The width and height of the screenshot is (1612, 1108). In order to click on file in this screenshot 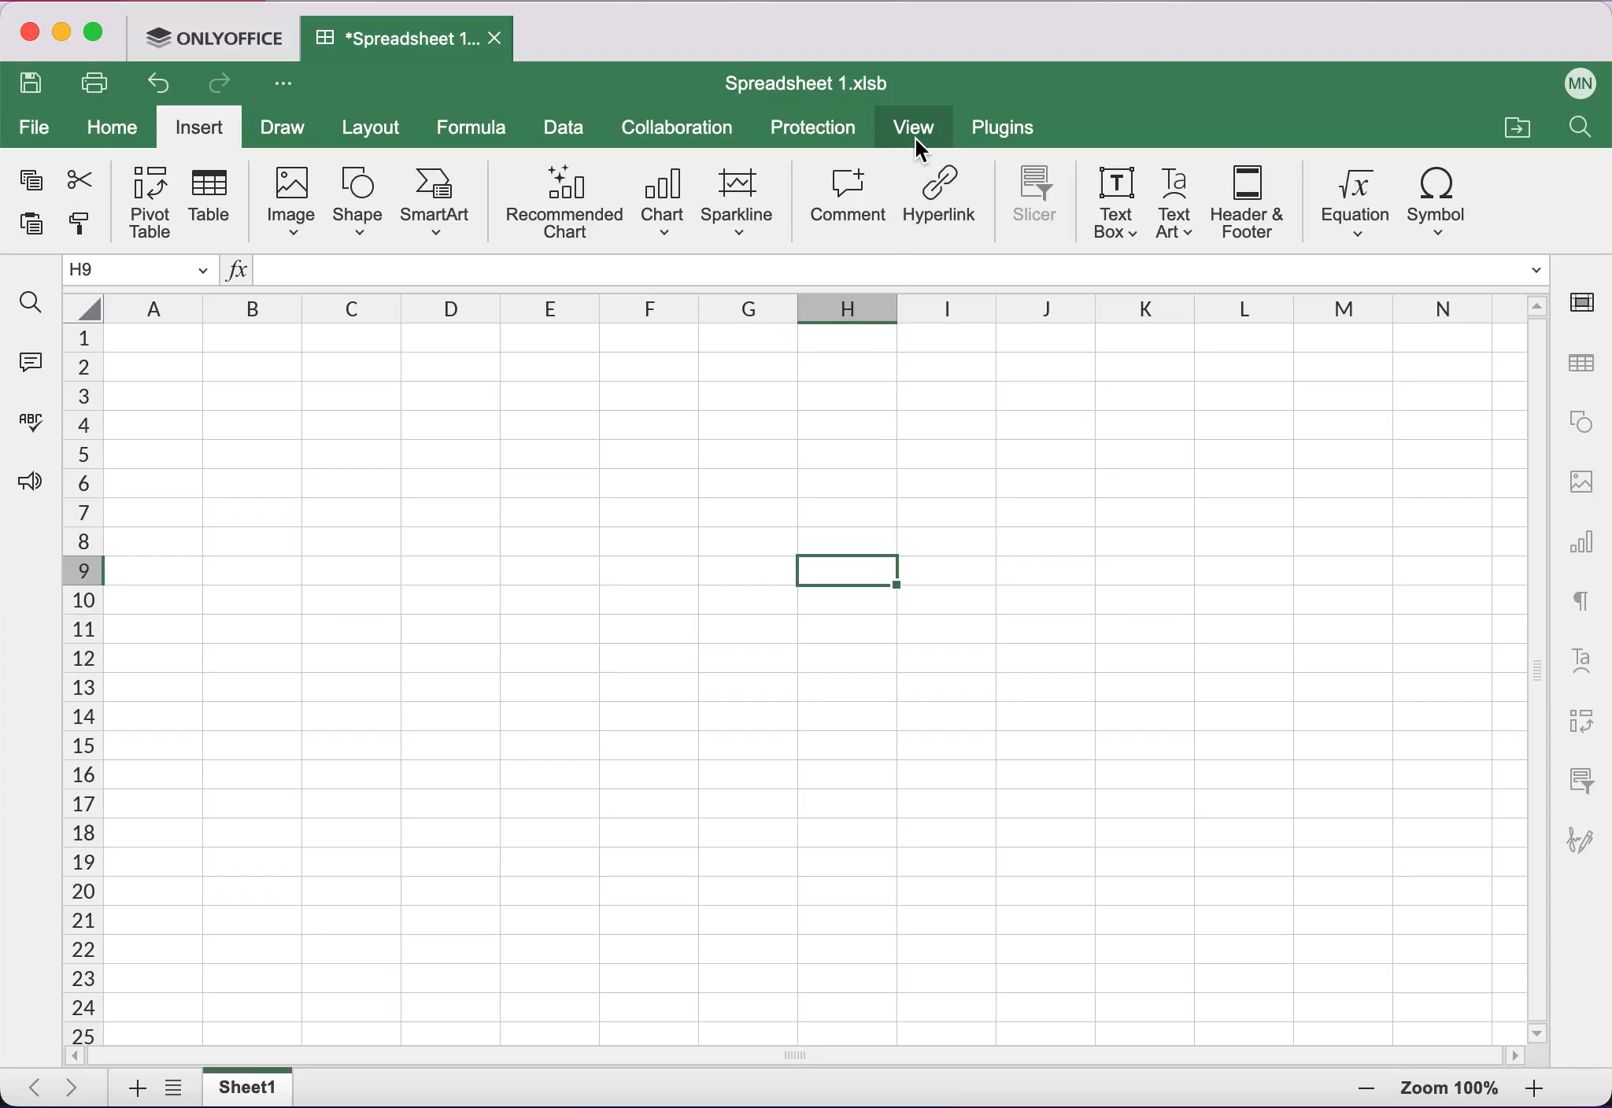, I will do `click(35, 126)`.